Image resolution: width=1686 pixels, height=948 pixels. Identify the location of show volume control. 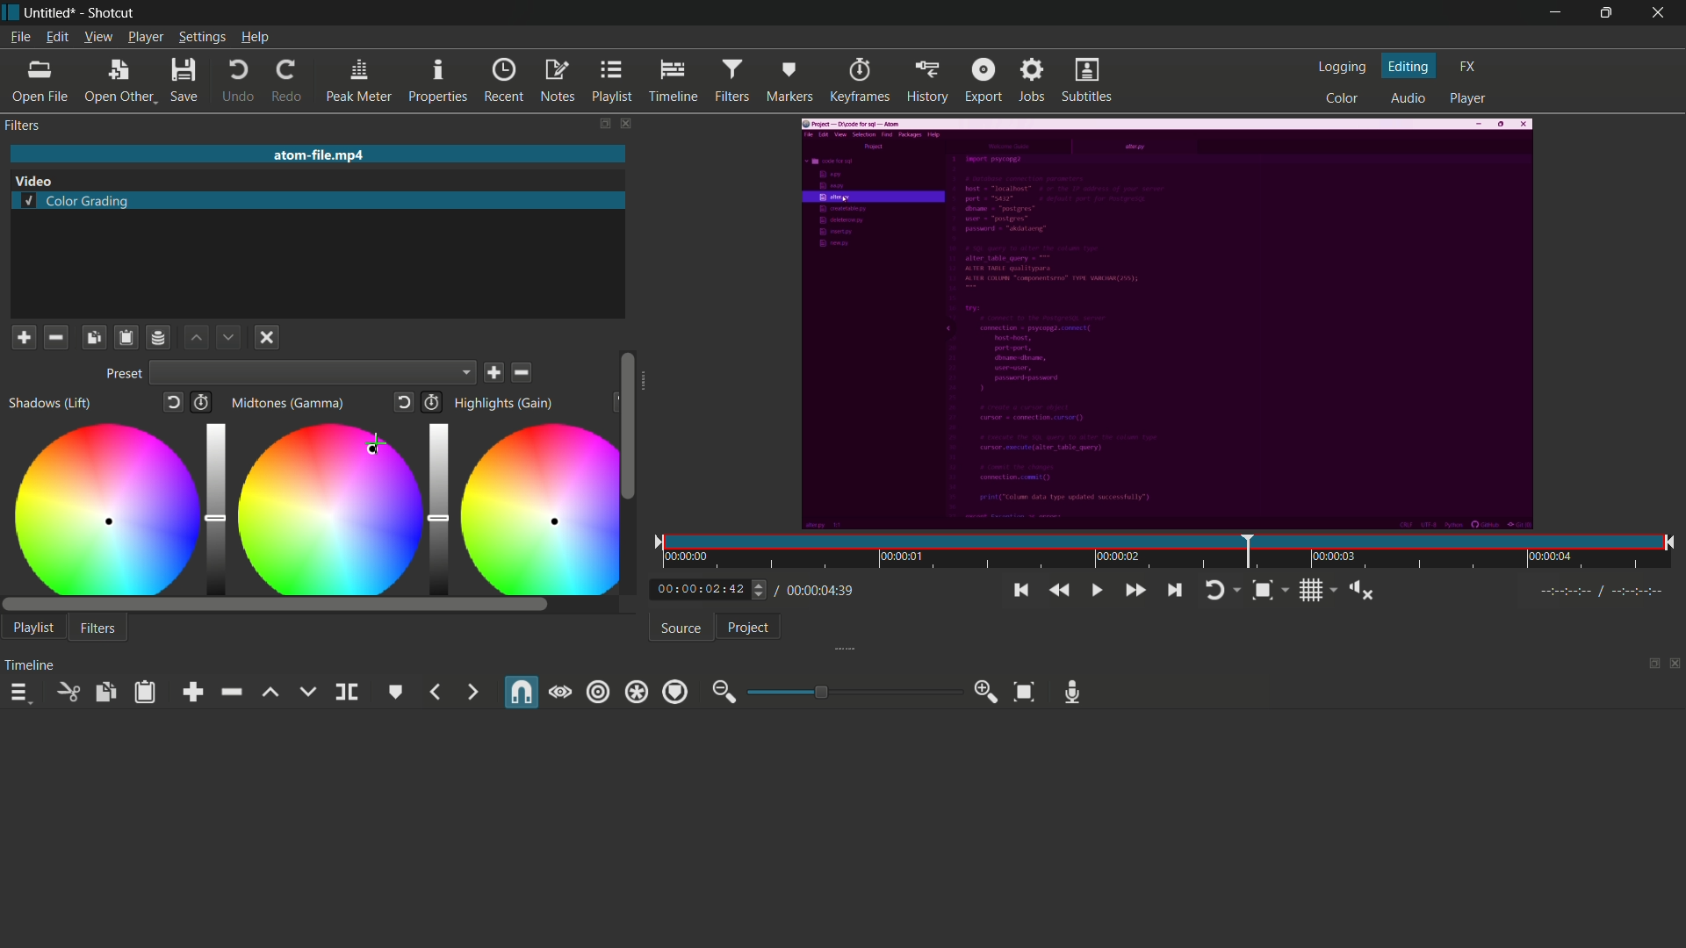
(1365, 592).